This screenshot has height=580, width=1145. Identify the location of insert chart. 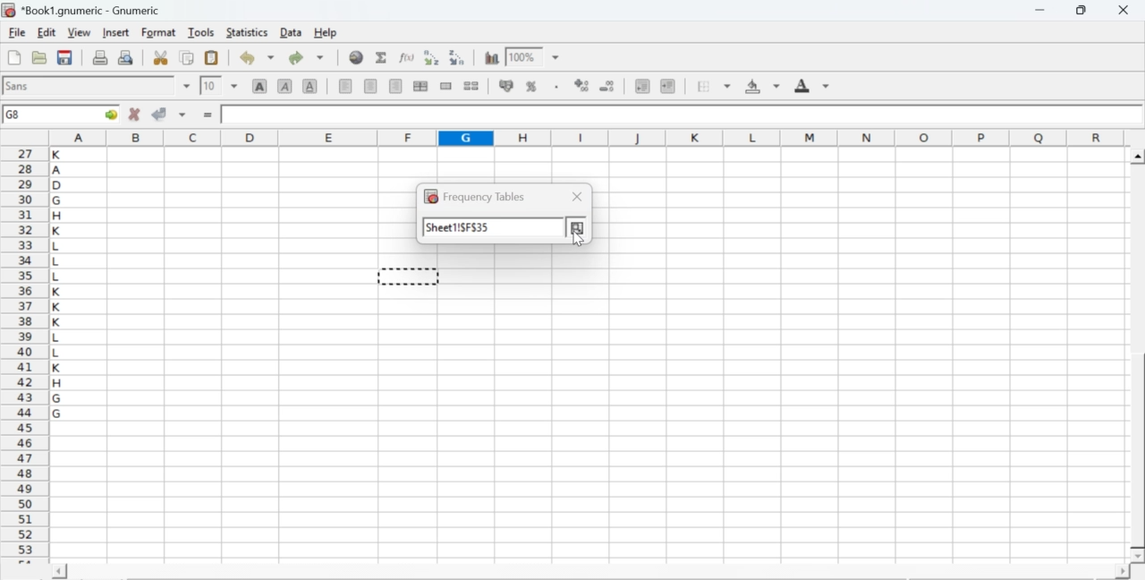
(492, 56).